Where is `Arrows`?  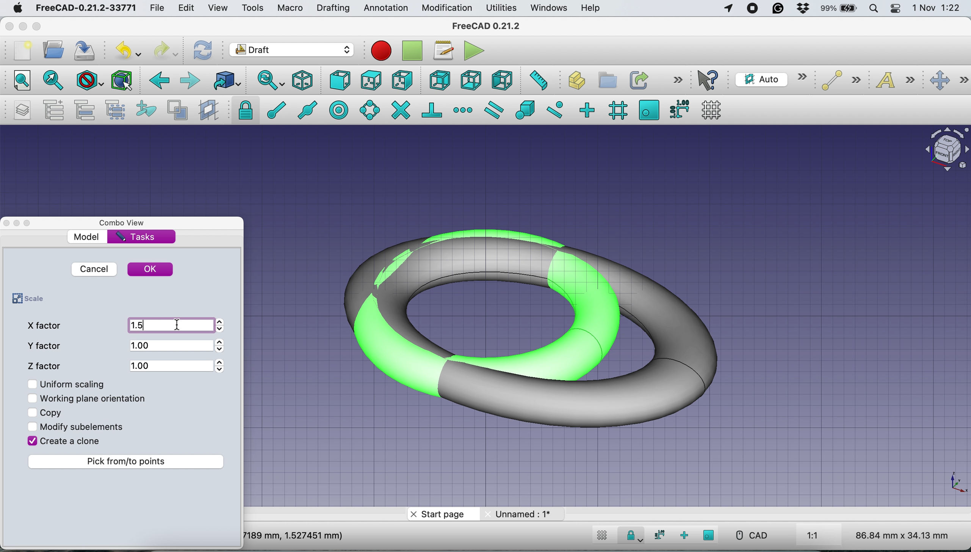 Arrows is located at coordinates (222, 347).